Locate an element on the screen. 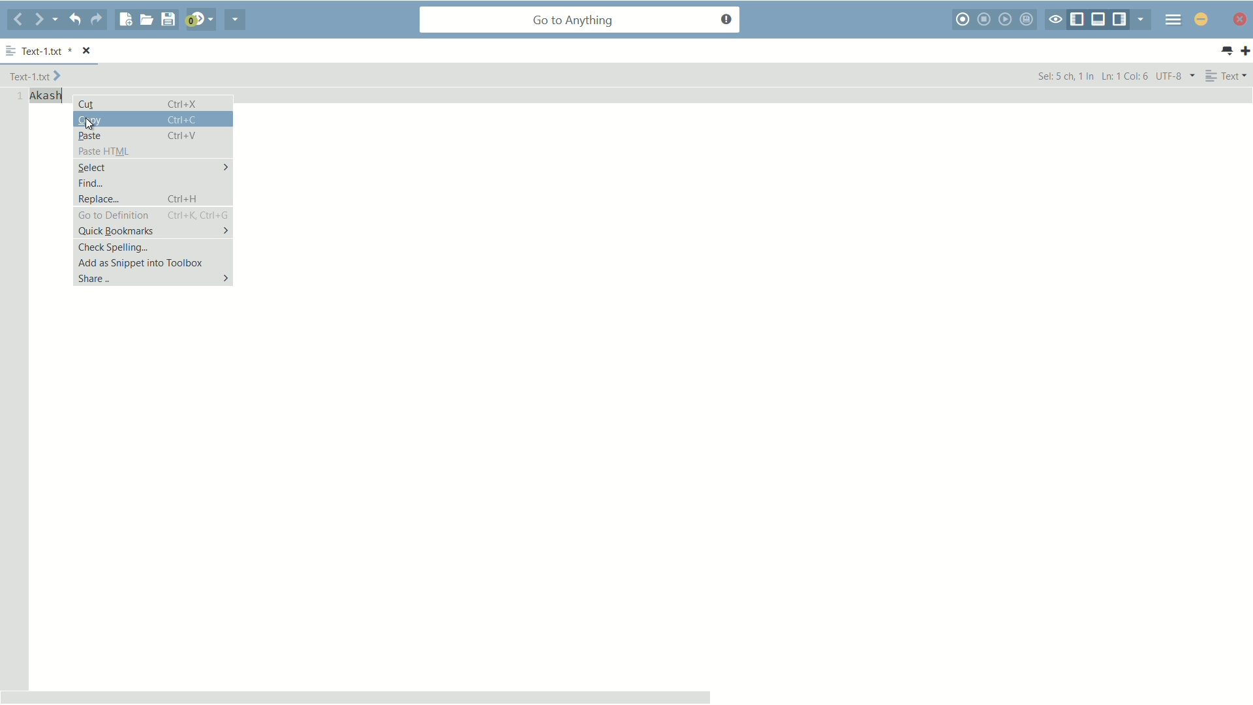 This screenshot has height=705, width=1253. open file is located at coordinates (146, 20).